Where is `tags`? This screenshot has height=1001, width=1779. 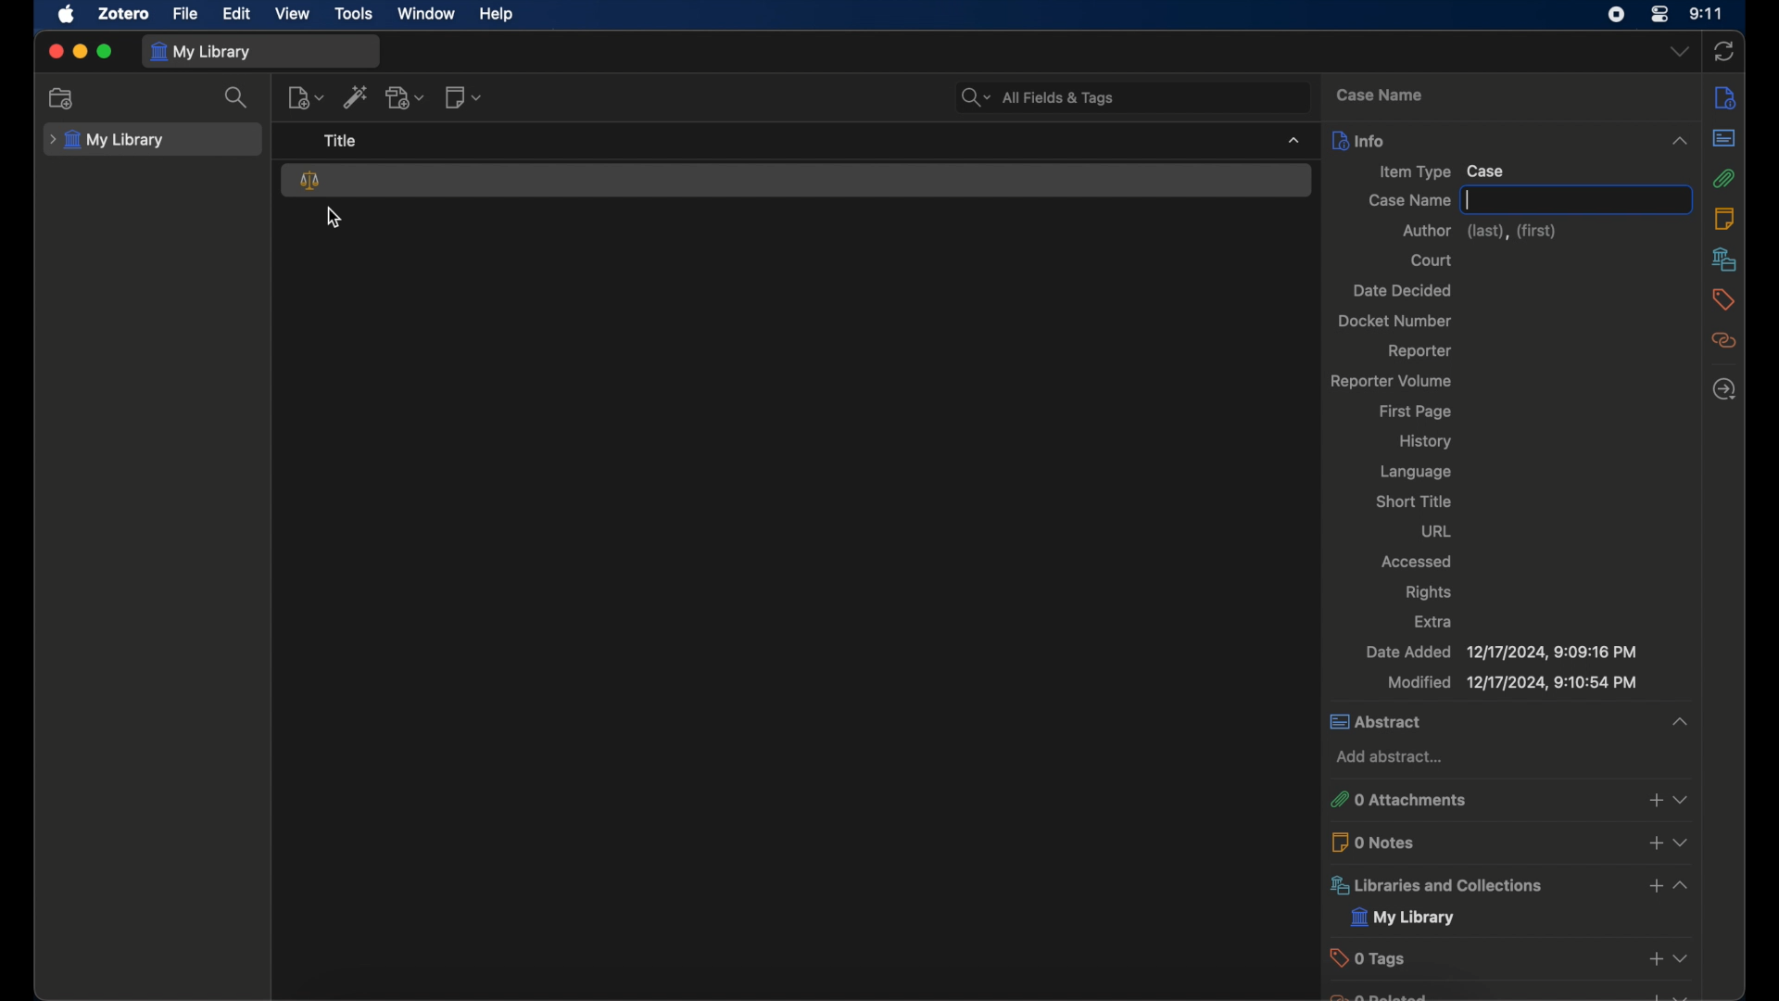
tags is located at coordinates (1511, 957).